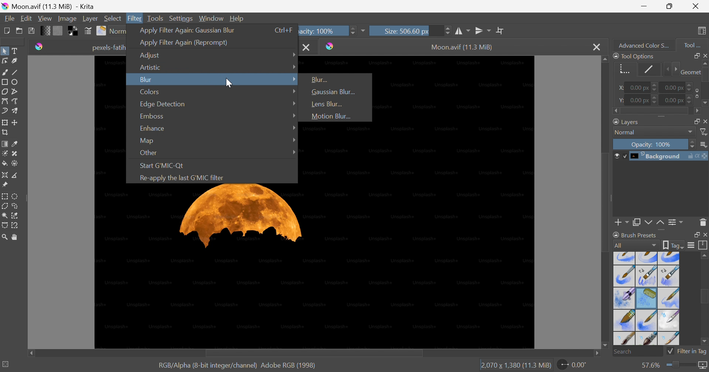  Describe the element at coordinates (146, 140) in the screenshot. I see `Map` at that location.